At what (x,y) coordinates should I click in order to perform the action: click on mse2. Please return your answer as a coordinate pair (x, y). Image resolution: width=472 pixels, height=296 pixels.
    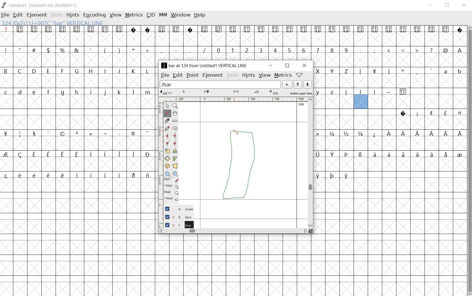
    Looking at the image, I should click on (169, 200).